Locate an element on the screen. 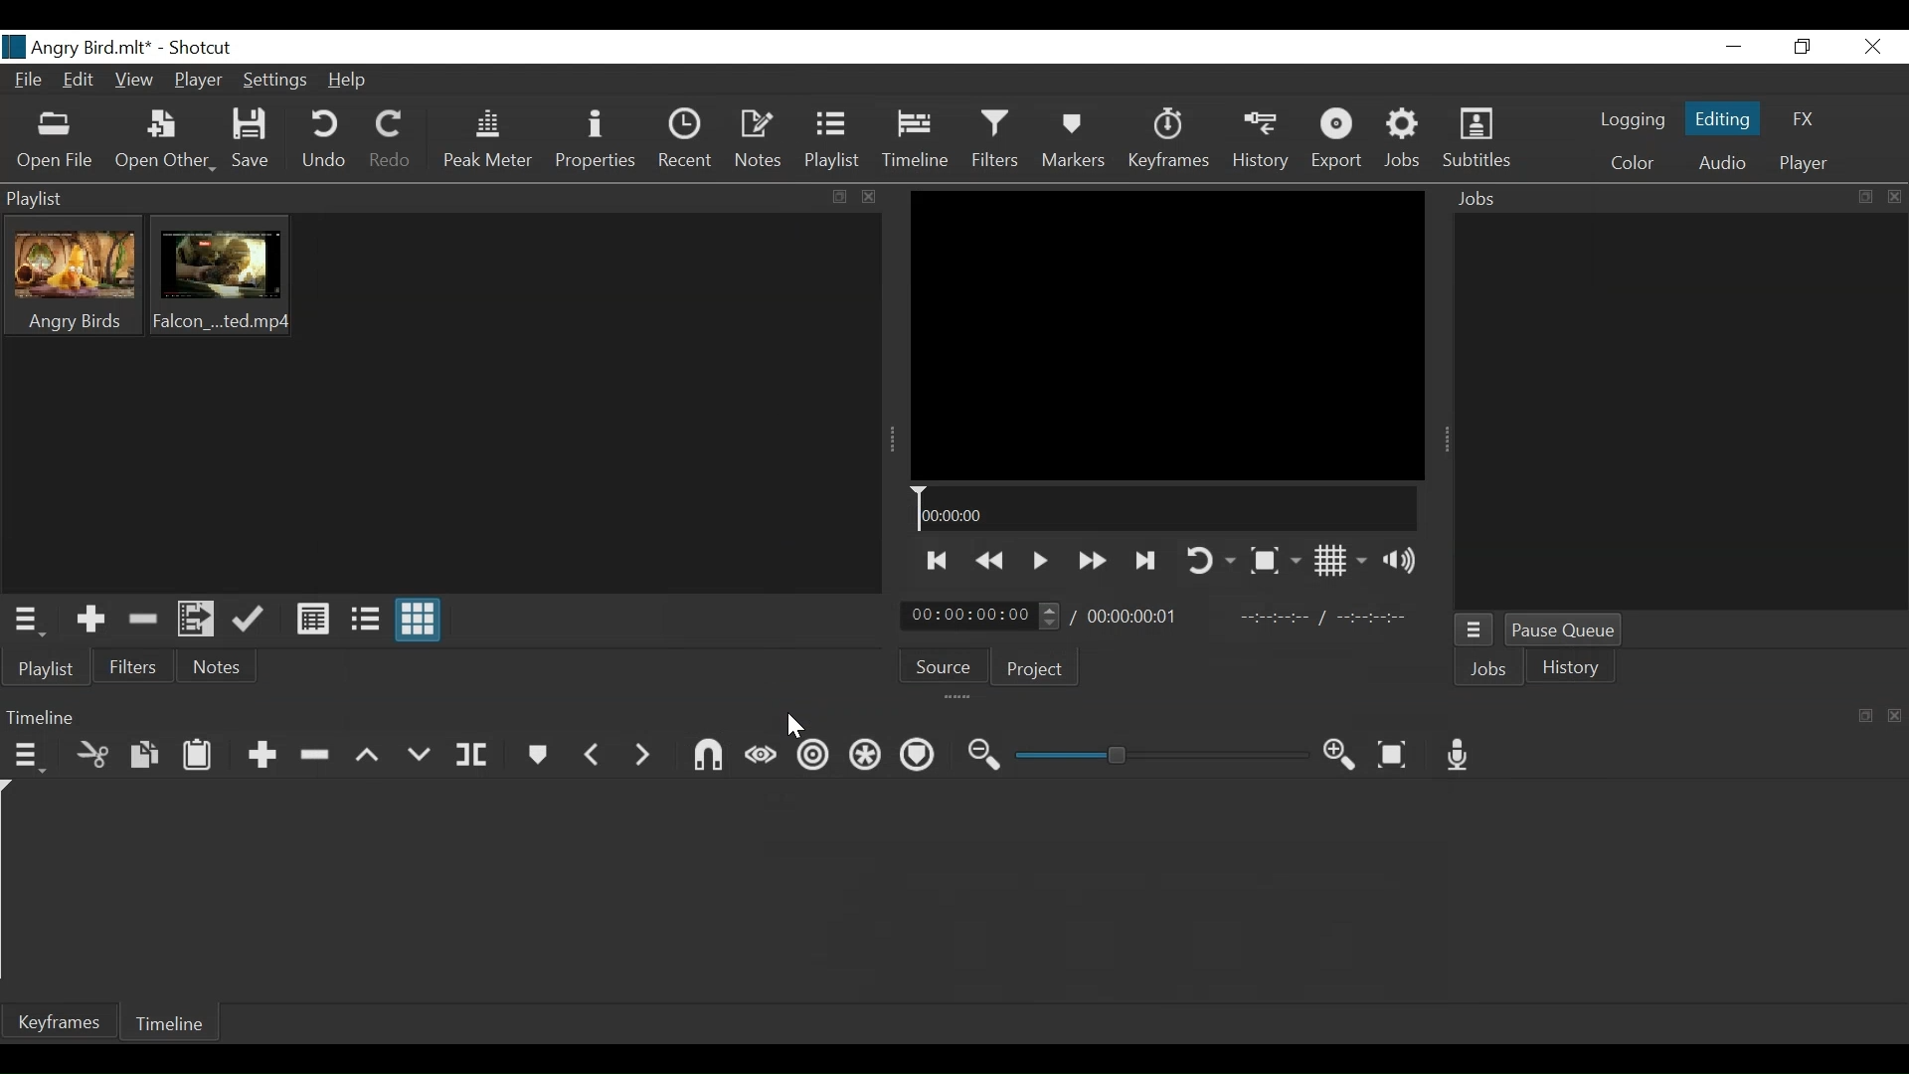 Image resolution: width=1909 pixels, height=1074 pixels. Save is located at coordinates (256, 139).